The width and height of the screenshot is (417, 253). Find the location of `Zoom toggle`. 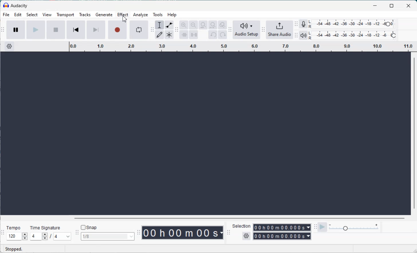

Zoom toggle is located at coordinates (223, 25).